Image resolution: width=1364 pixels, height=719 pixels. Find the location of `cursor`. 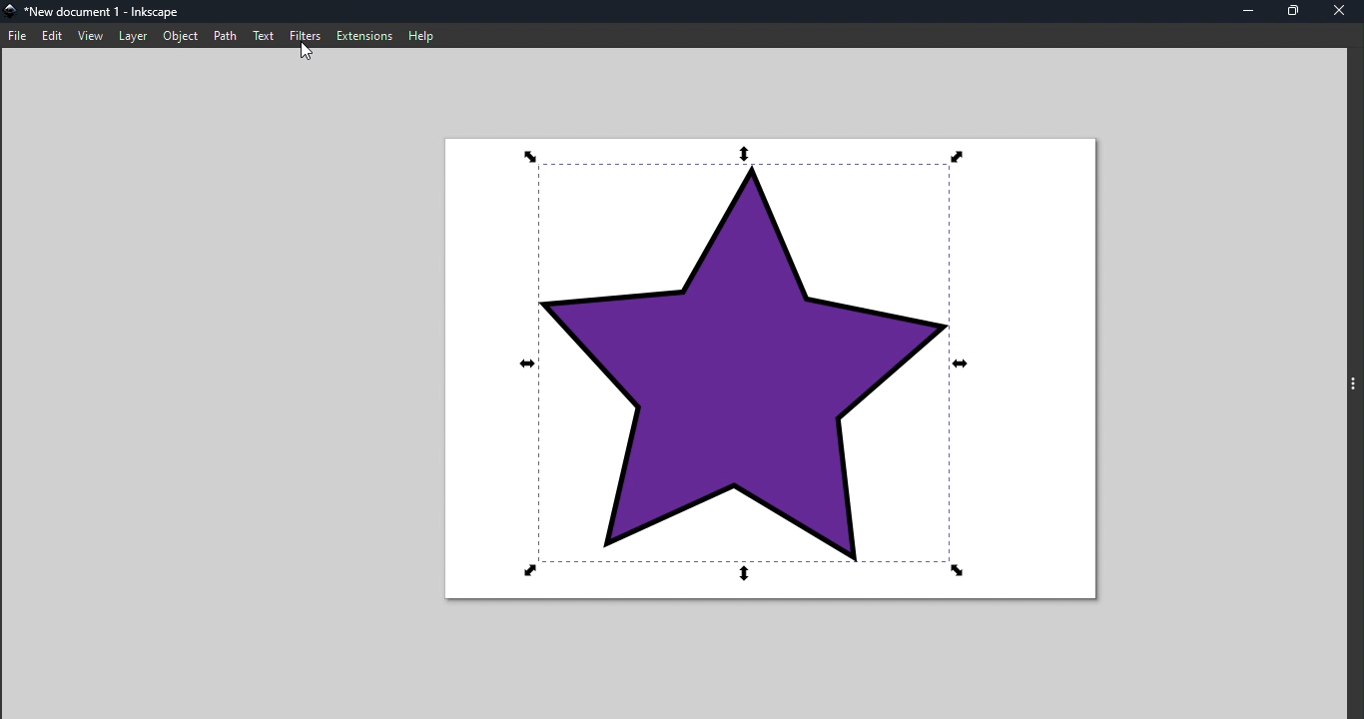

cursor is located at coordinates (308, 54).